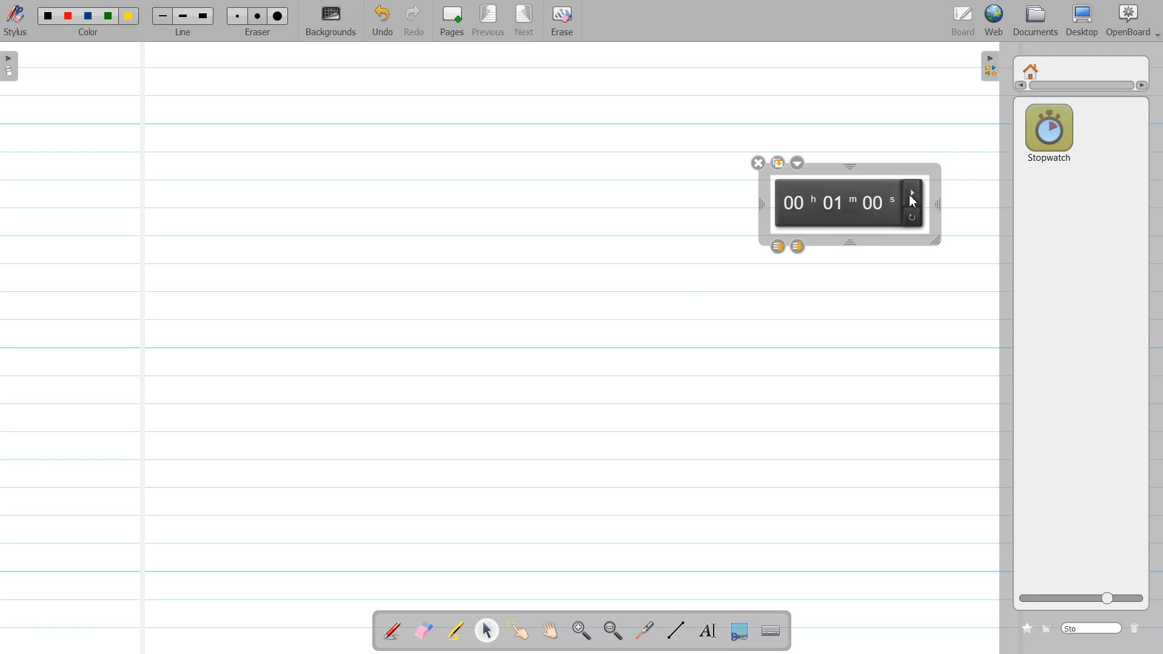 The height and width of the screenshot is (654, 1163). What do you see at coordinates (773, 631) in the screenshot?
I see `Display Virtual Keyboard ` at bounding box center [773, 631].